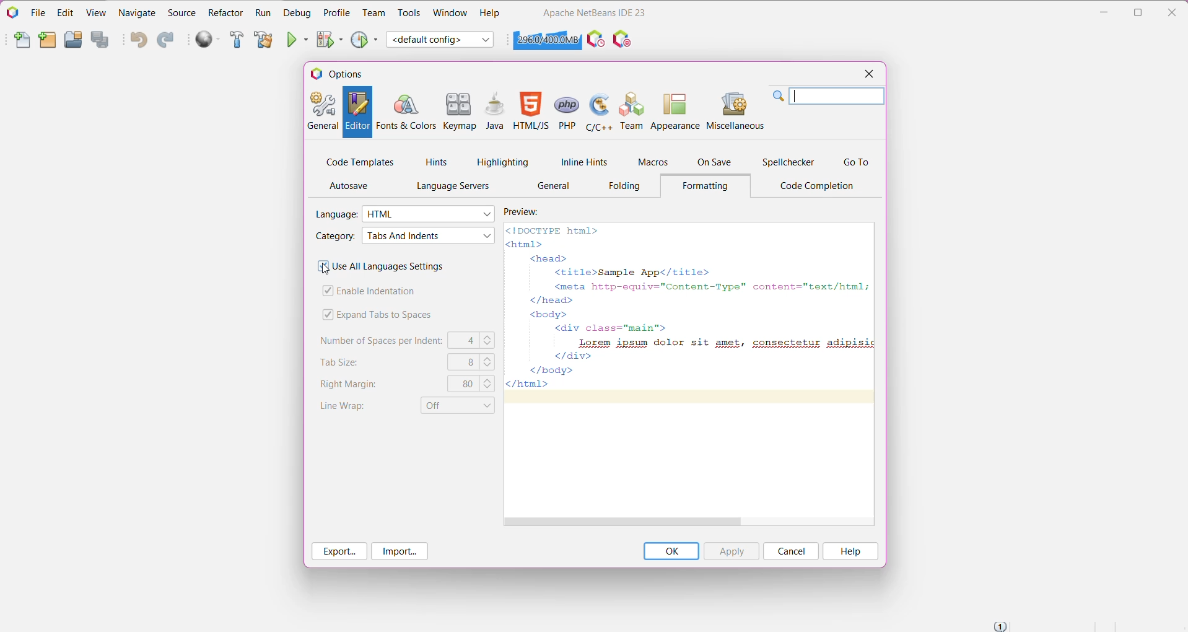  What do you see at coordinates (707, 286) in the screenshot?
I see `<meta http-equiv="Content-Type" content="text/html; |` at bounding box center [707, 286].